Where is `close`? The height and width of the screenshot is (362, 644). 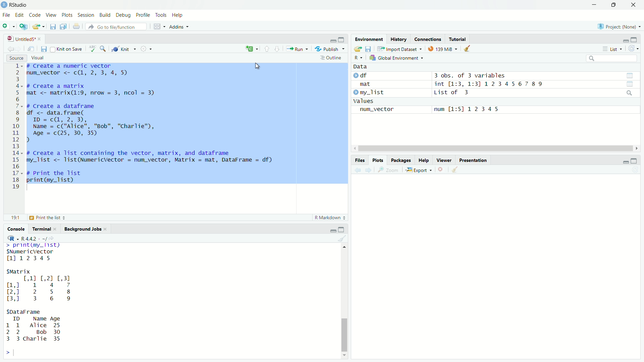 close is located at coordinates (636, 5).